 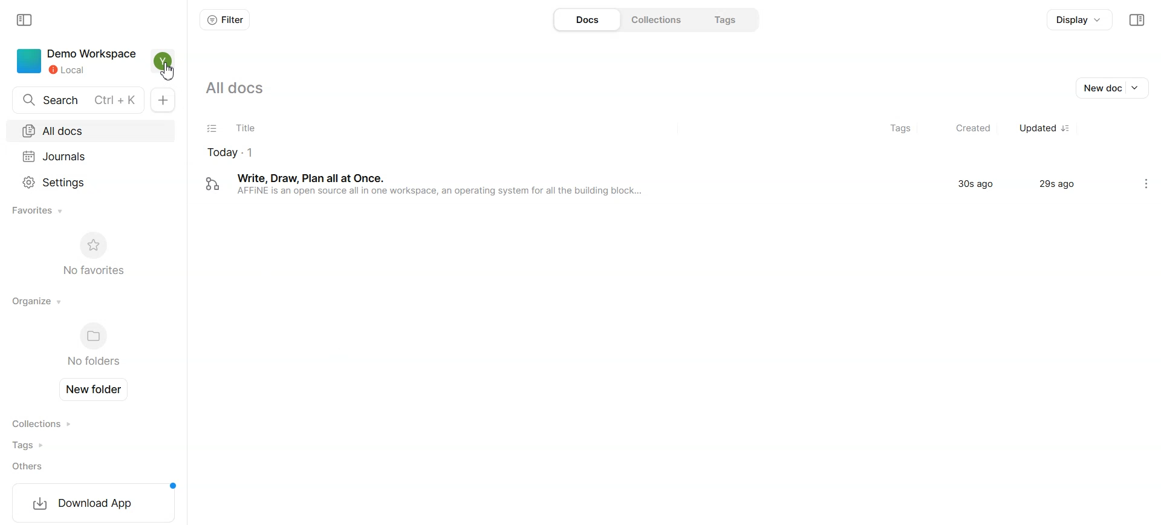 I want to click on New doc, so click(x=1114, y=88).